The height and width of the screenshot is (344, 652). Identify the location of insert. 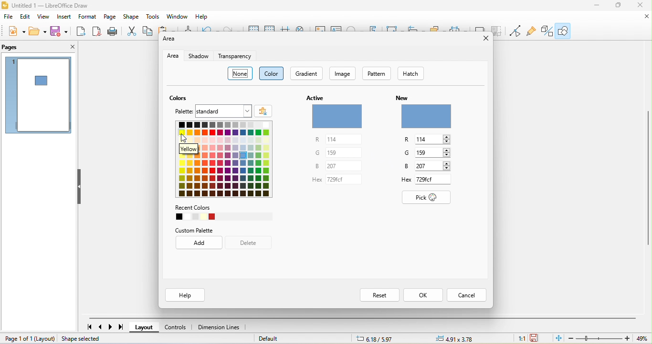
(64, 18).